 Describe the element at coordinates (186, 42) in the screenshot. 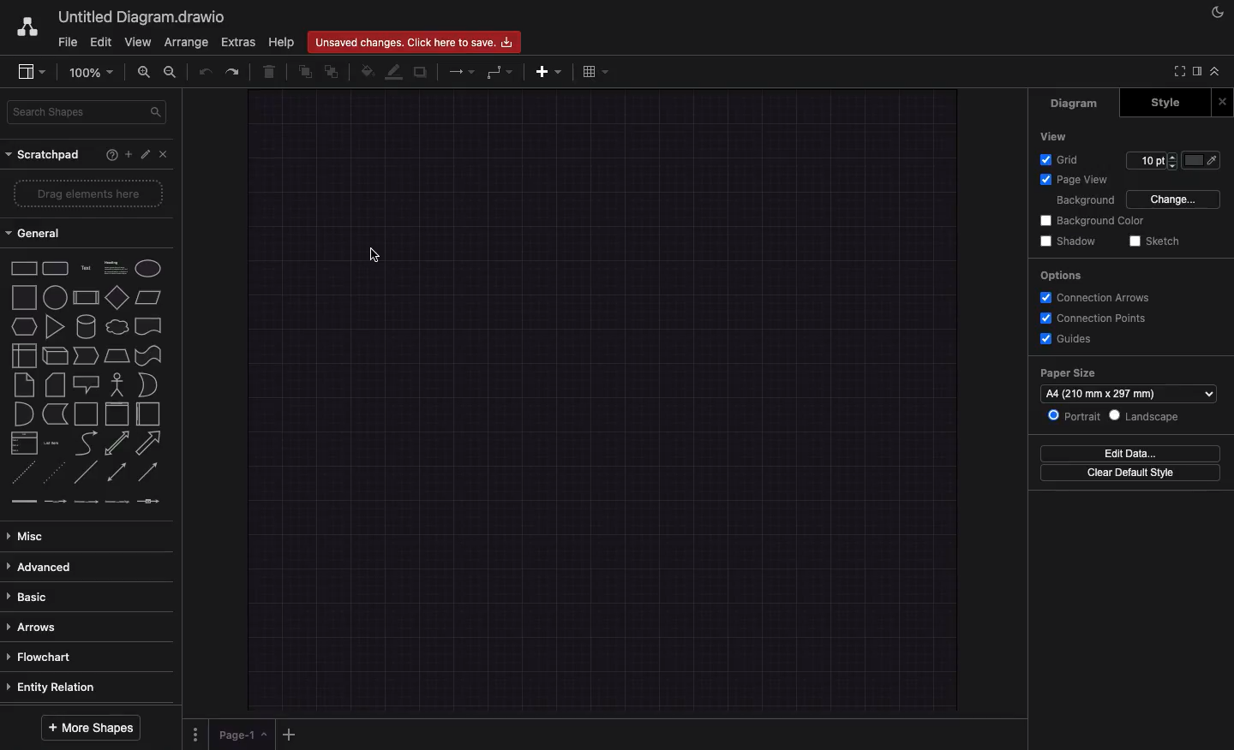

I see `Arrange` at that location.